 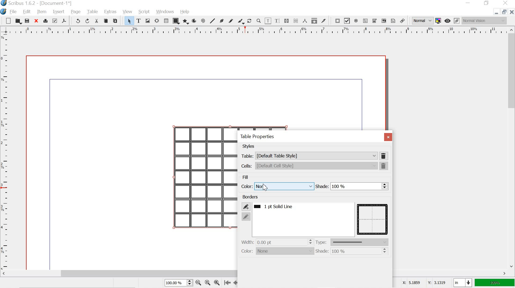 I want to click on 1pt solid line, so click(x=279, y=207).